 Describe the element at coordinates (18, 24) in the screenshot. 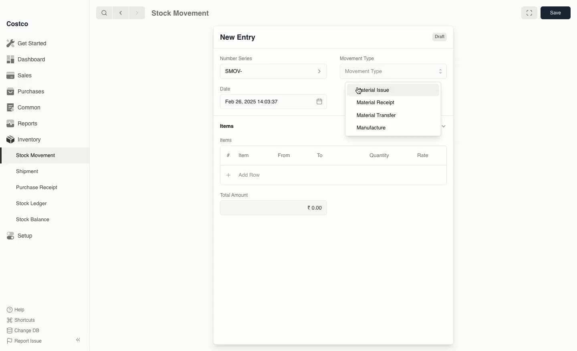

I see `Costco` at that location.